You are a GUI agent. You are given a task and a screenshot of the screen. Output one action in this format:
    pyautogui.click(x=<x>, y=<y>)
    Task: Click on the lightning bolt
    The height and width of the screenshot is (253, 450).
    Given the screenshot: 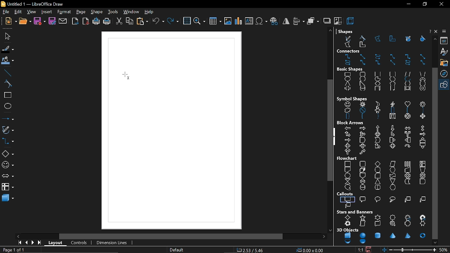 What is the action you would take?
    pyautogui.click(x=391, y=105)
    